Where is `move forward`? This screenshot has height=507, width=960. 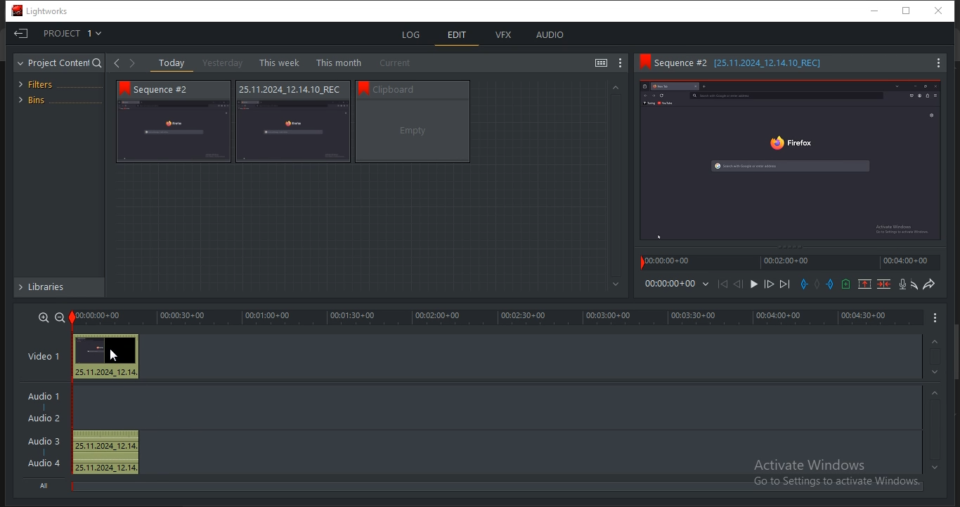
move forward is located at coordinates (786, 284).